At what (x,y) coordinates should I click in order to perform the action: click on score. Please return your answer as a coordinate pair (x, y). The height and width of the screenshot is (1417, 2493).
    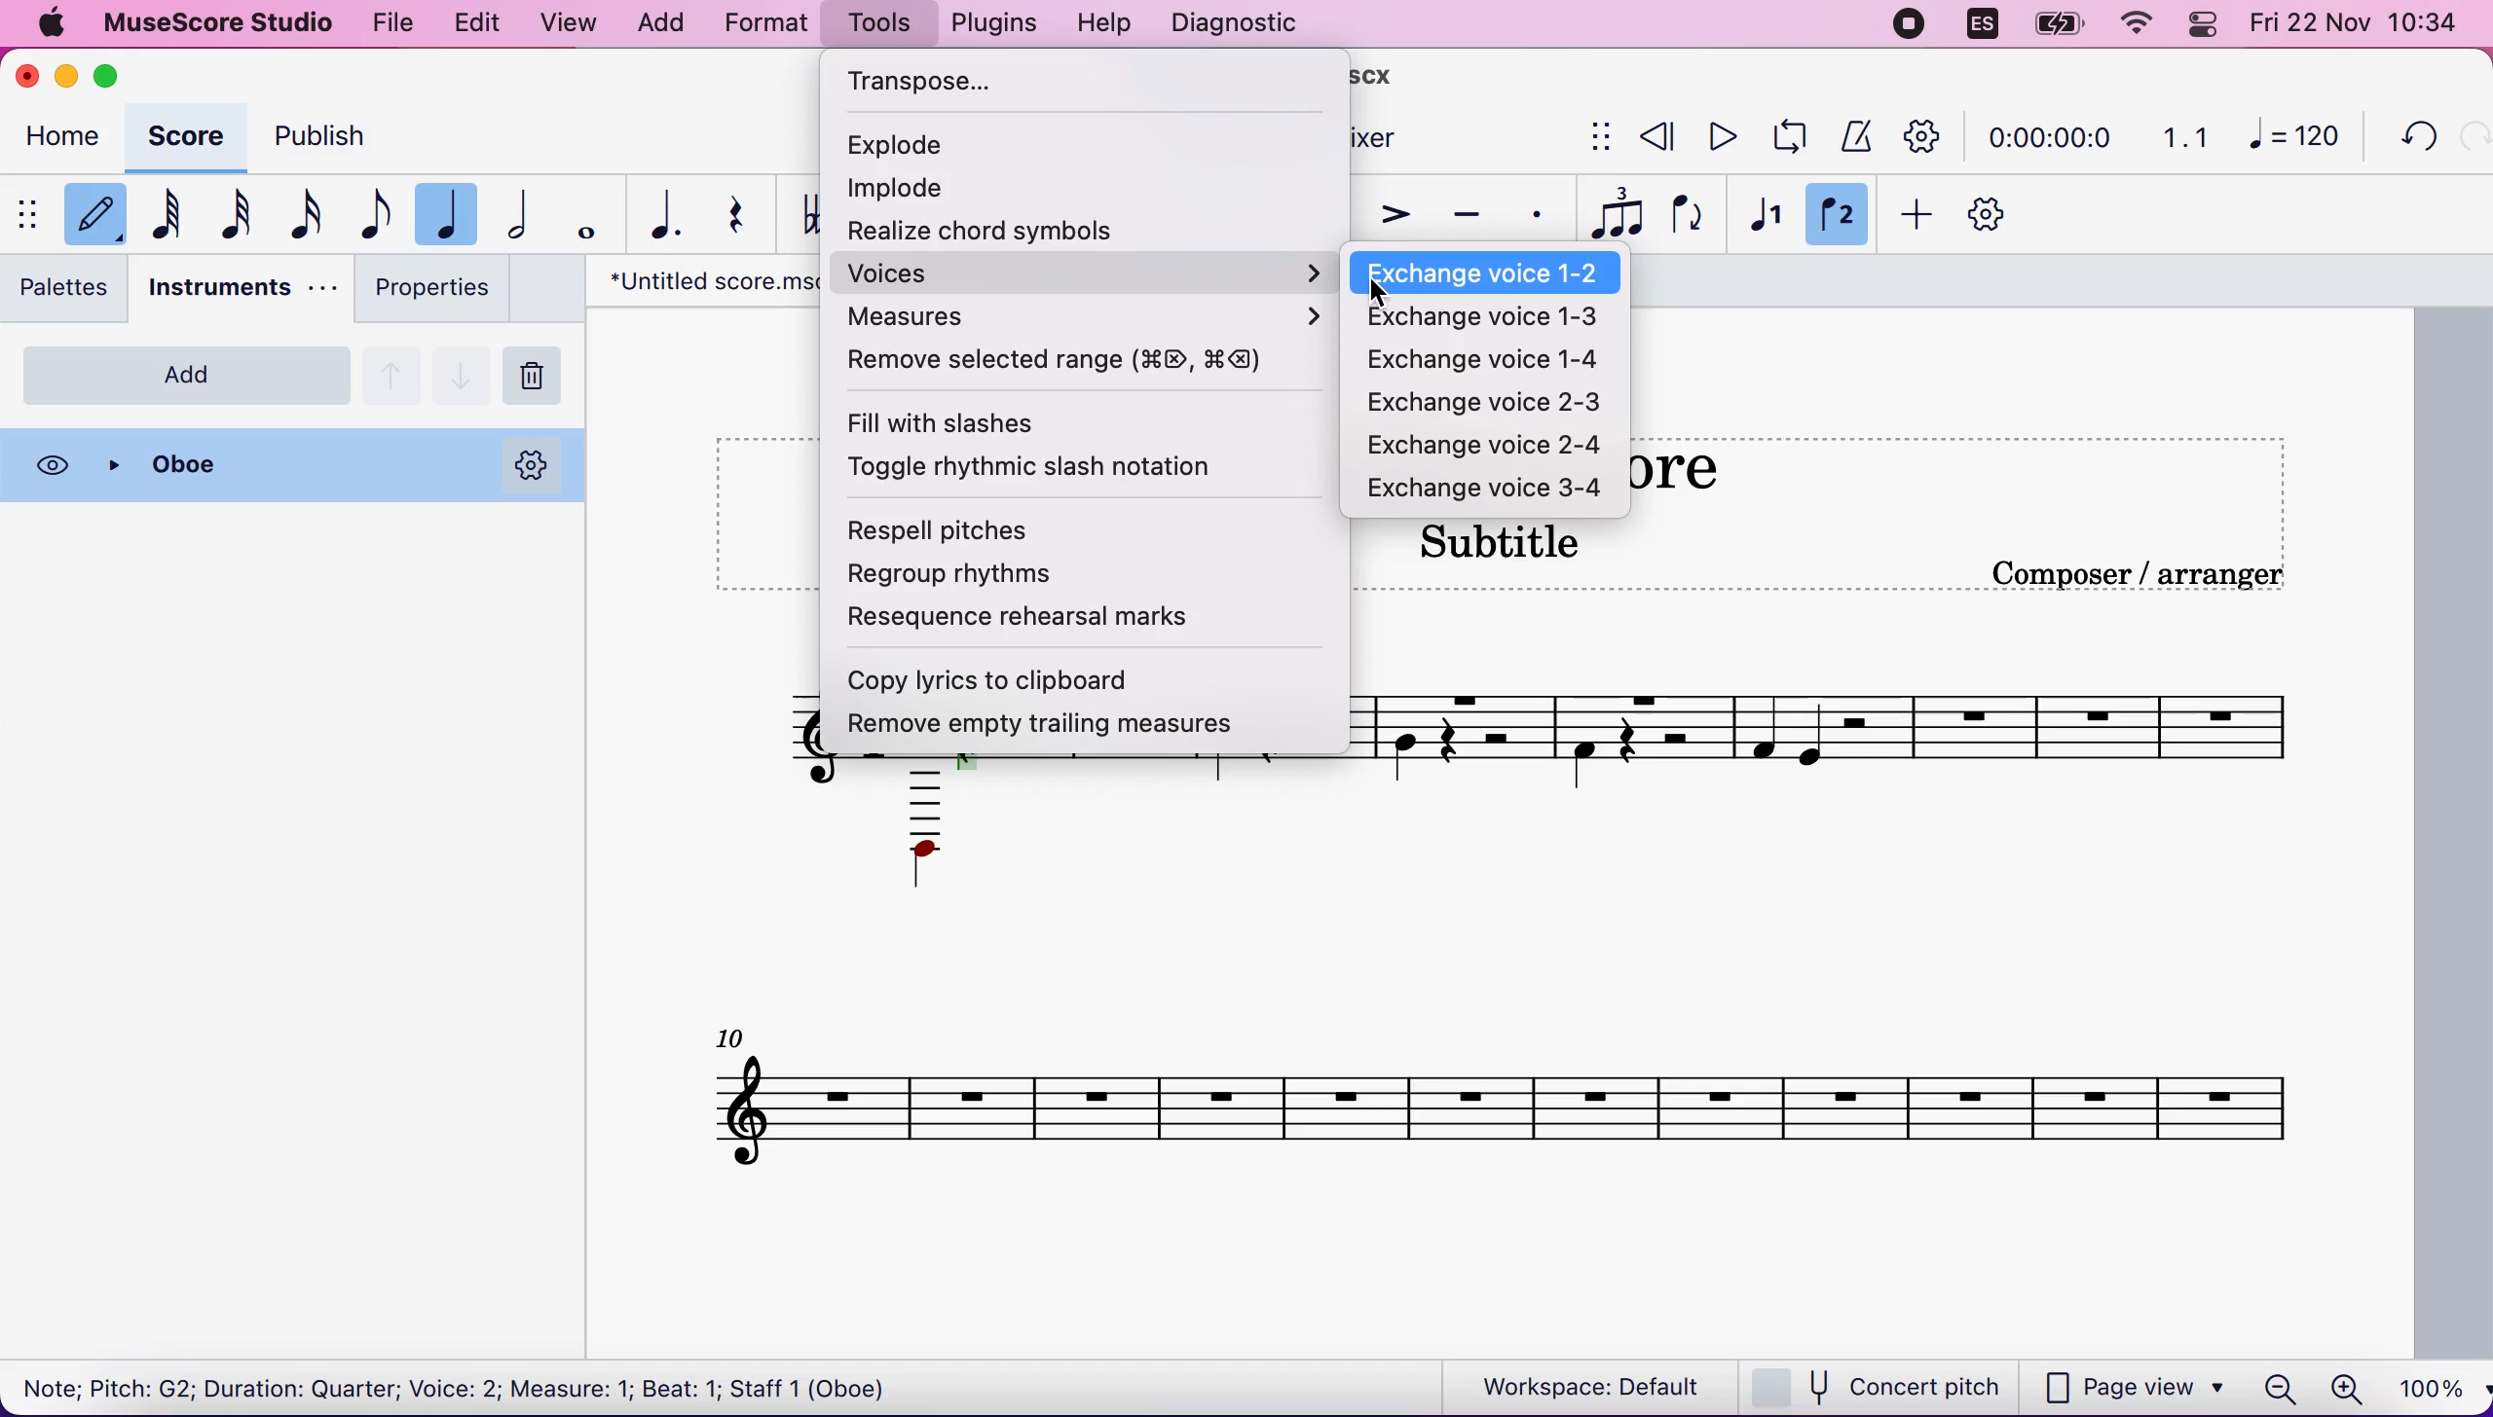
    Looking at the image, I should click on (182, 131).